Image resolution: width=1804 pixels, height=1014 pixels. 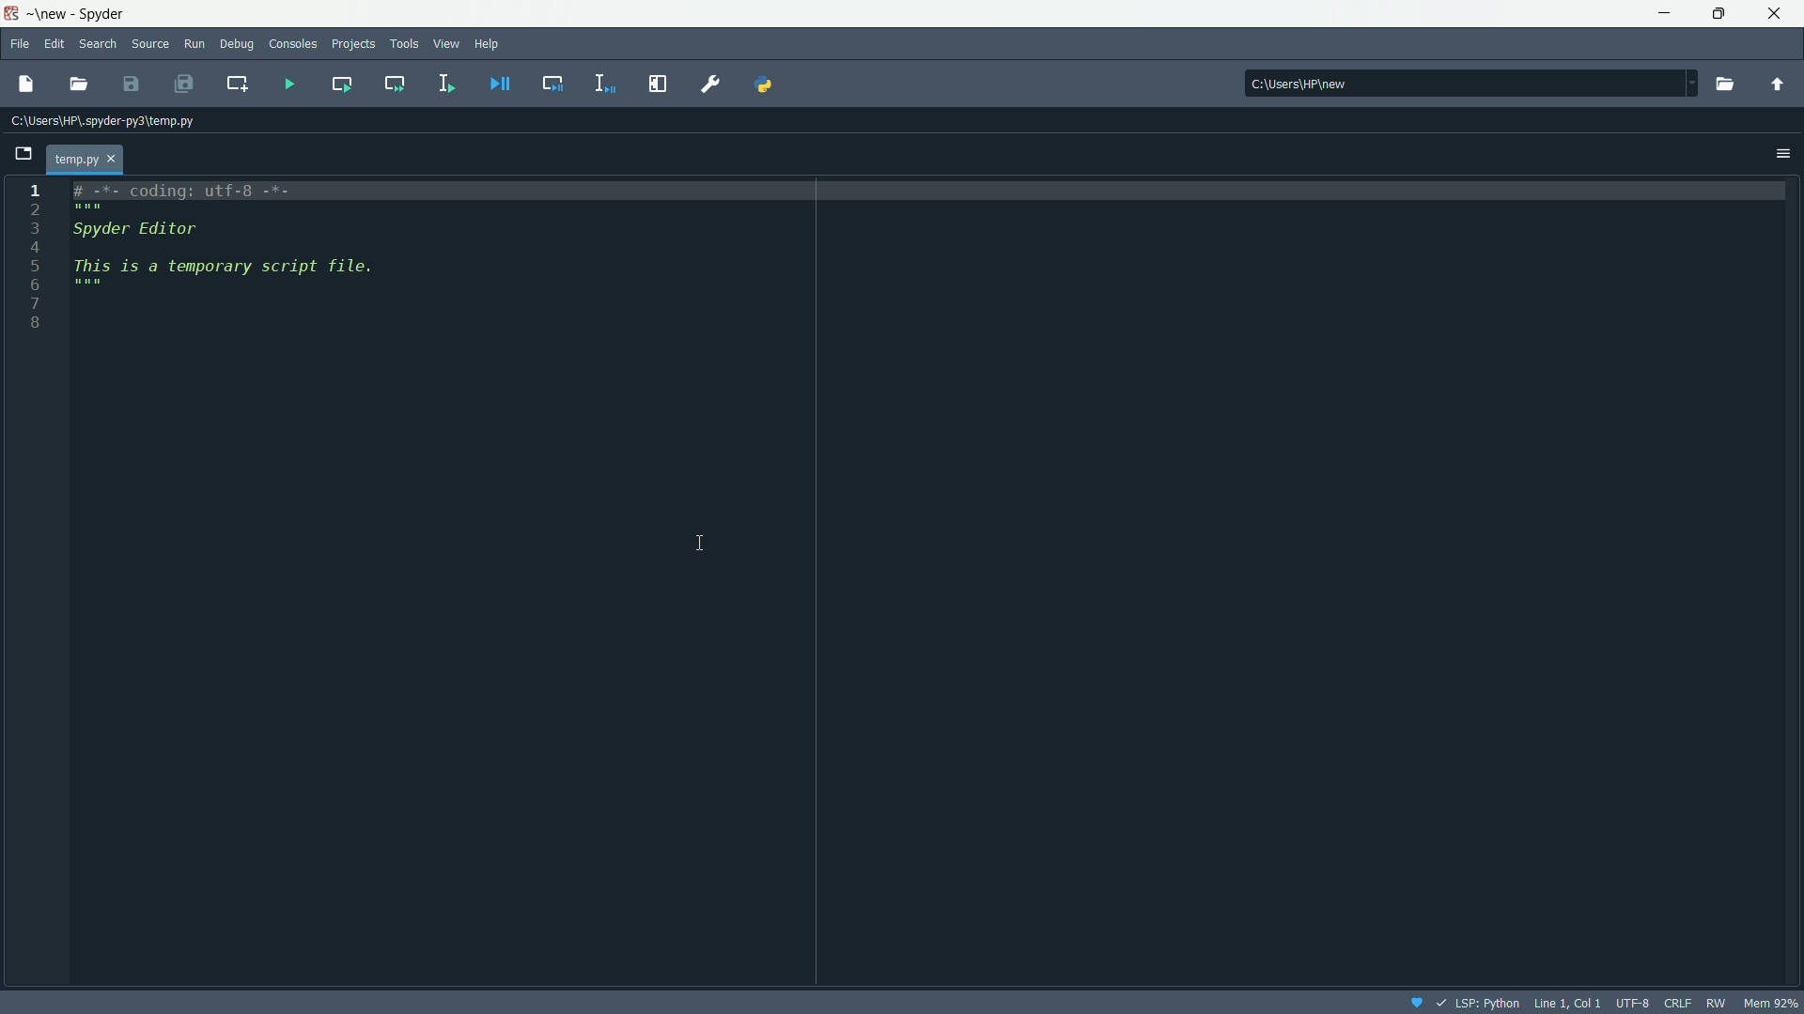 I want to click on Projects, so click(x=353, y=42).